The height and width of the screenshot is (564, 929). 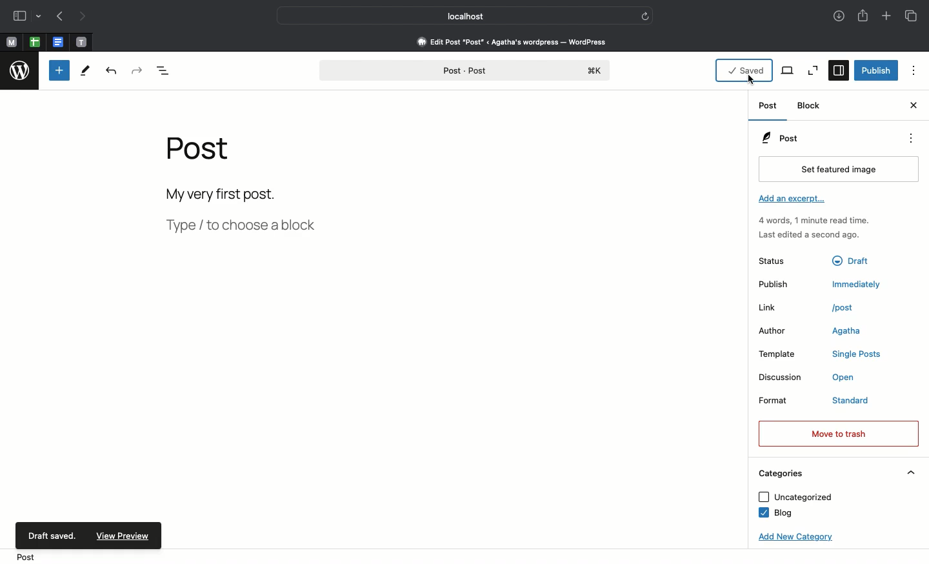 I want to click on Pinned tab, so click(x=12, y=43).